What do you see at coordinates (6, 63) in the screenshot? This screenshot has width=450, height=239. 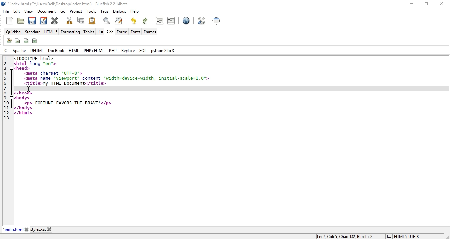 I see `2` at bounding box center [6, 63].